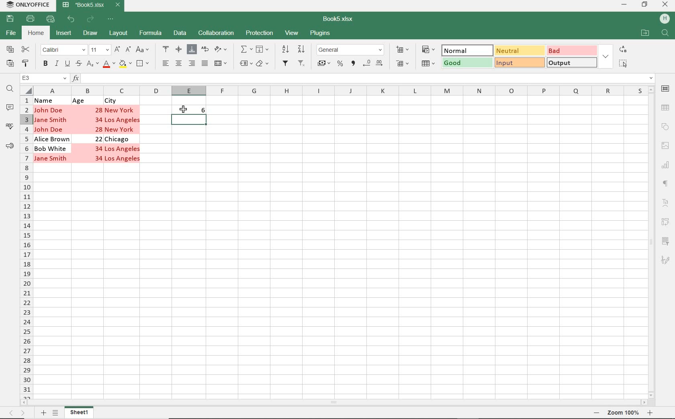 The width and height of the screenshot is (675, 419). I want to click on PRINT, so click(31, 18).